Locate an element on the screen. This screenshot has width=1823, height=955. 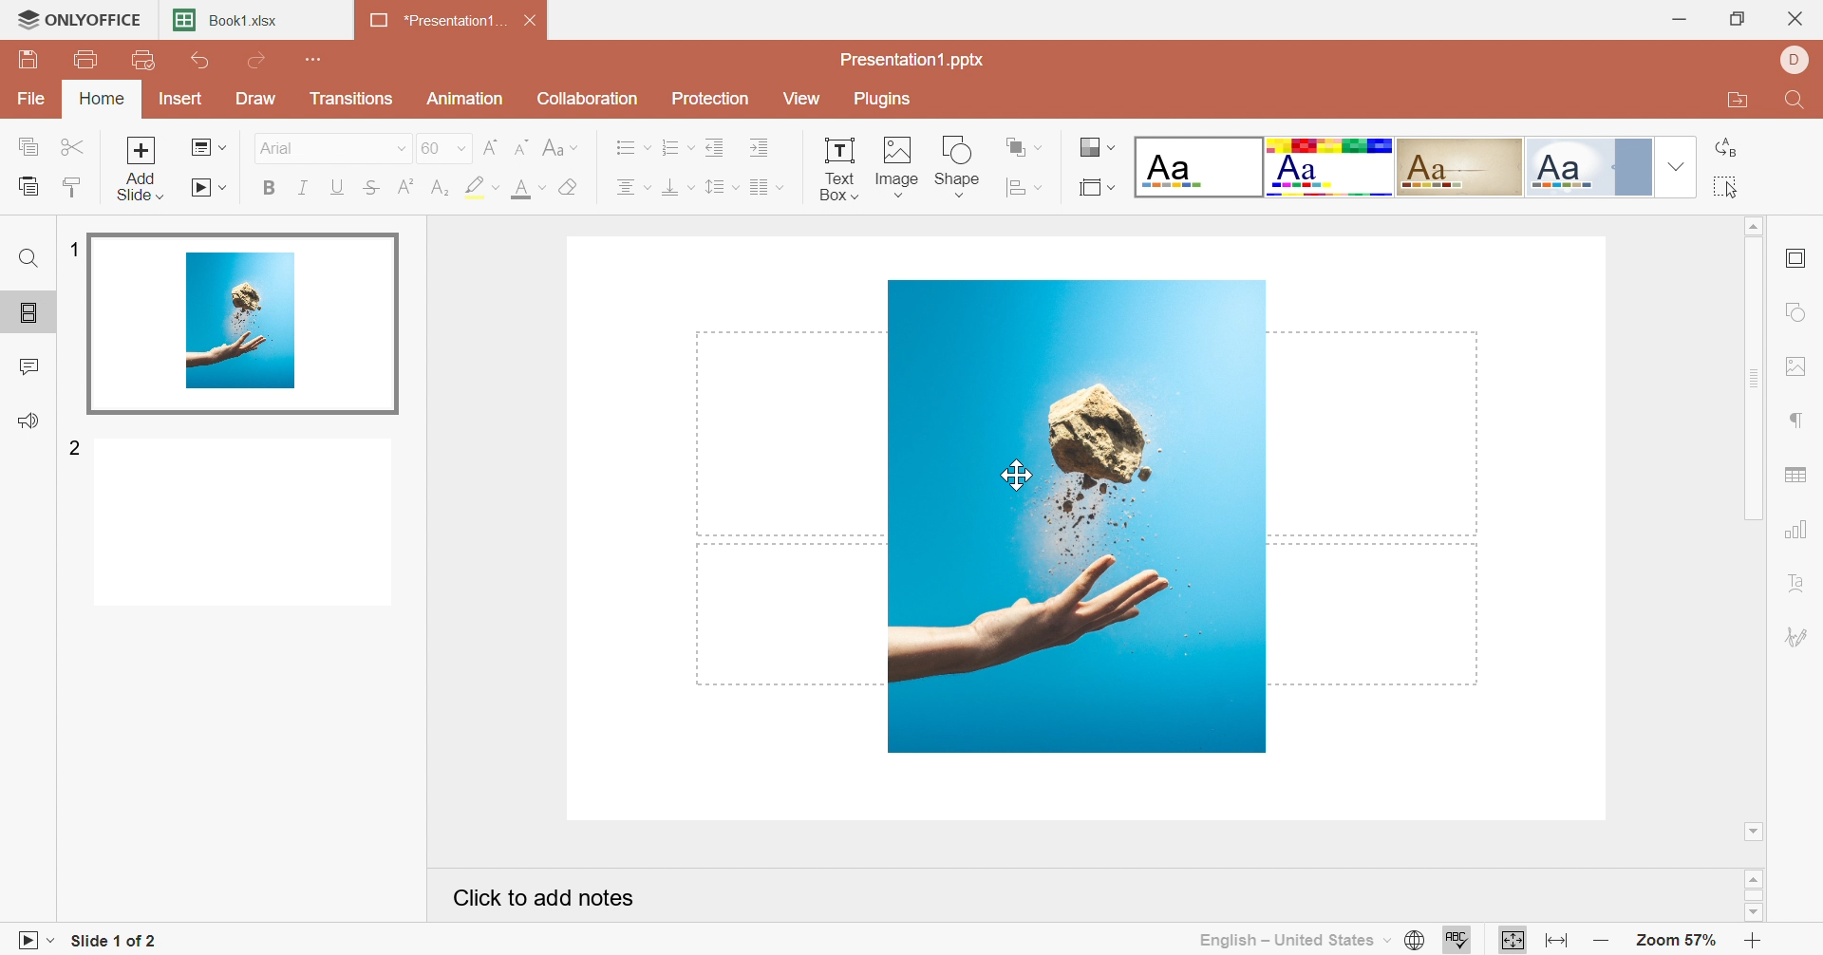
Image is located at coordinates (898, 162).